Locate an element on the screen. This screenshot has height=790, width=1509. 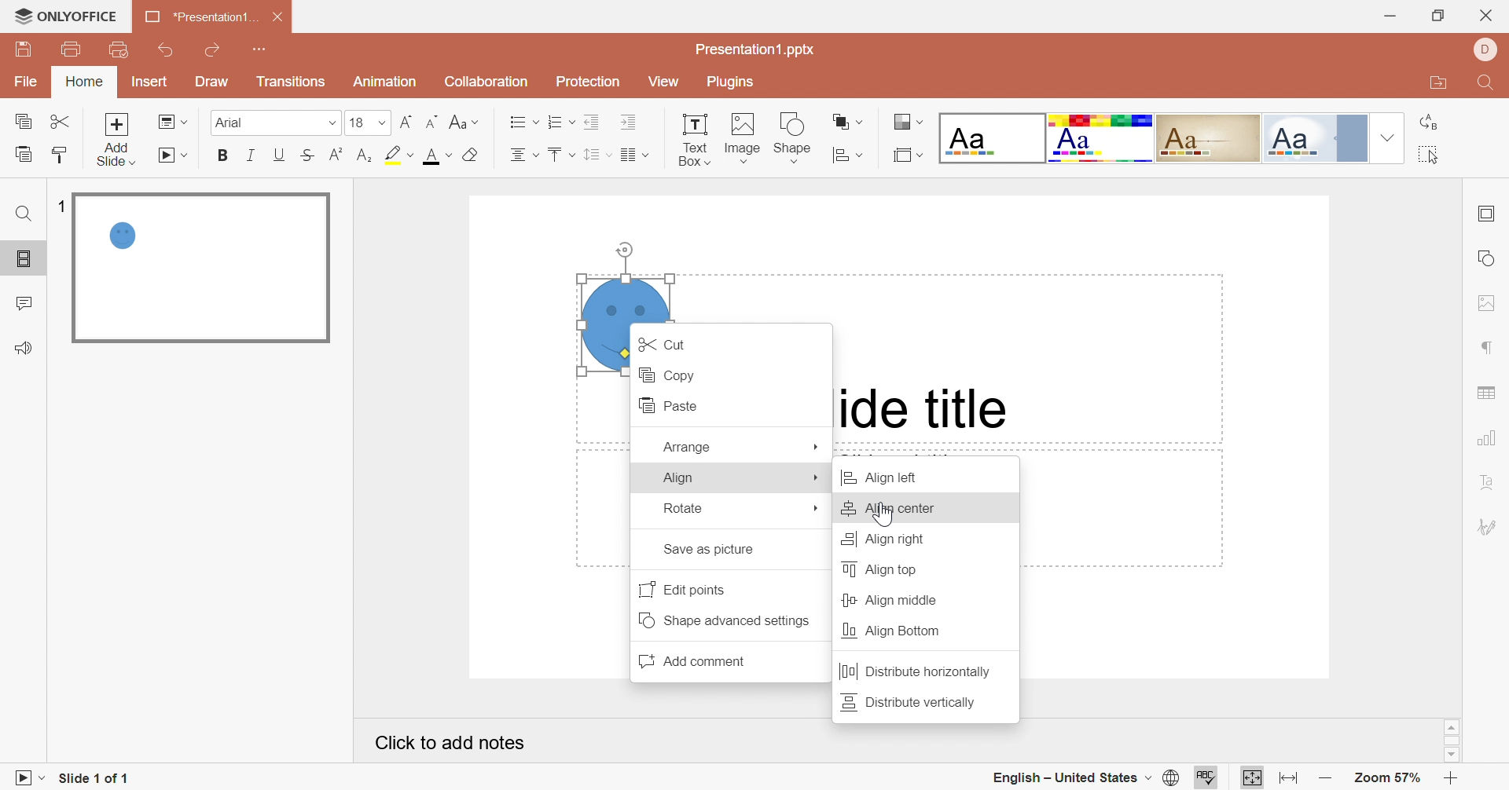
Slides is located at coordinates (27, 260).